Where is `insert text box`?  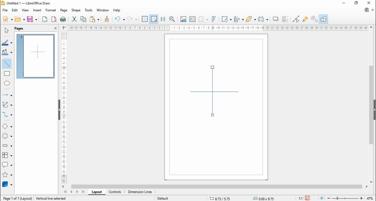 insert text box is located at coordinates (192, 19).